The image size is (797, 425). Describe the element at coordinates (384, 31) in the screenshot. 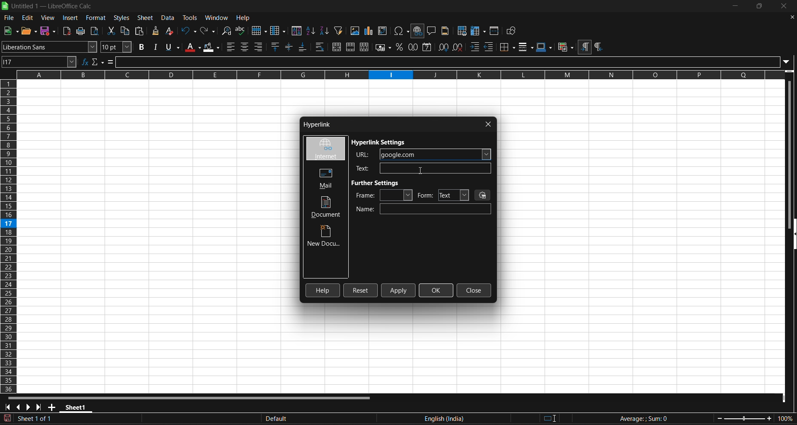

I see `insert or edit pivot table` at that location.